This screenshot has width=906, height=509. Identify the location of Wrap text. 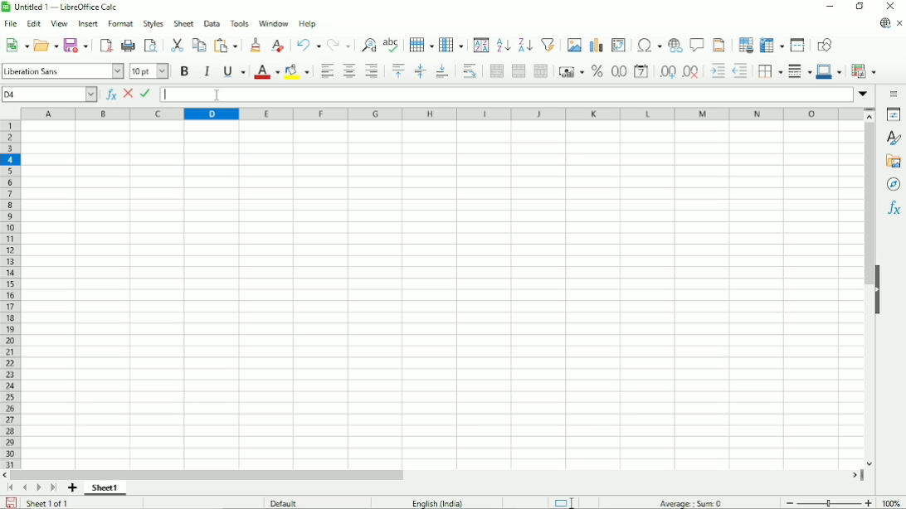
(470, 71).